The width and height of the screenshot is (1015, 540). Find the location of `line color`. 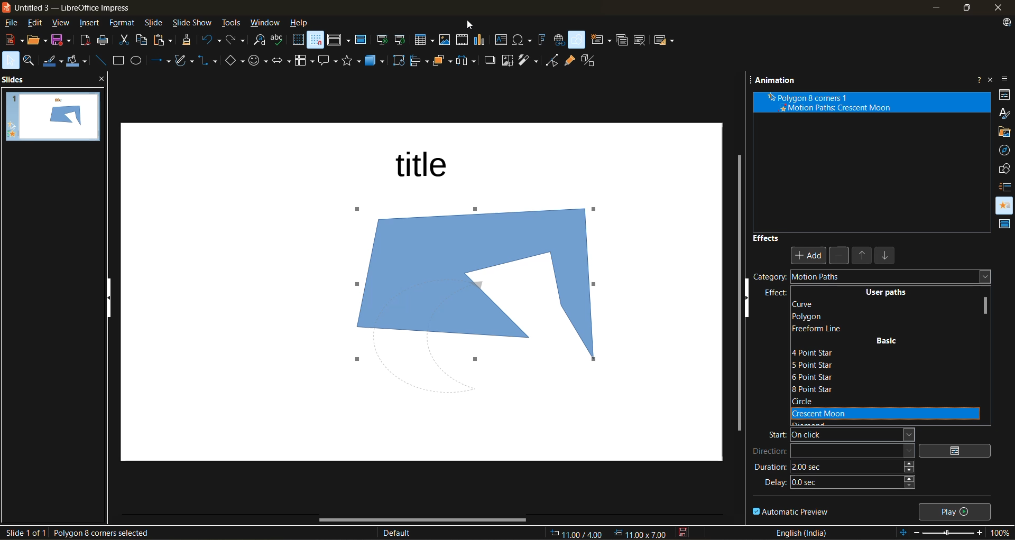

line color is located at coordinates (54, 61).